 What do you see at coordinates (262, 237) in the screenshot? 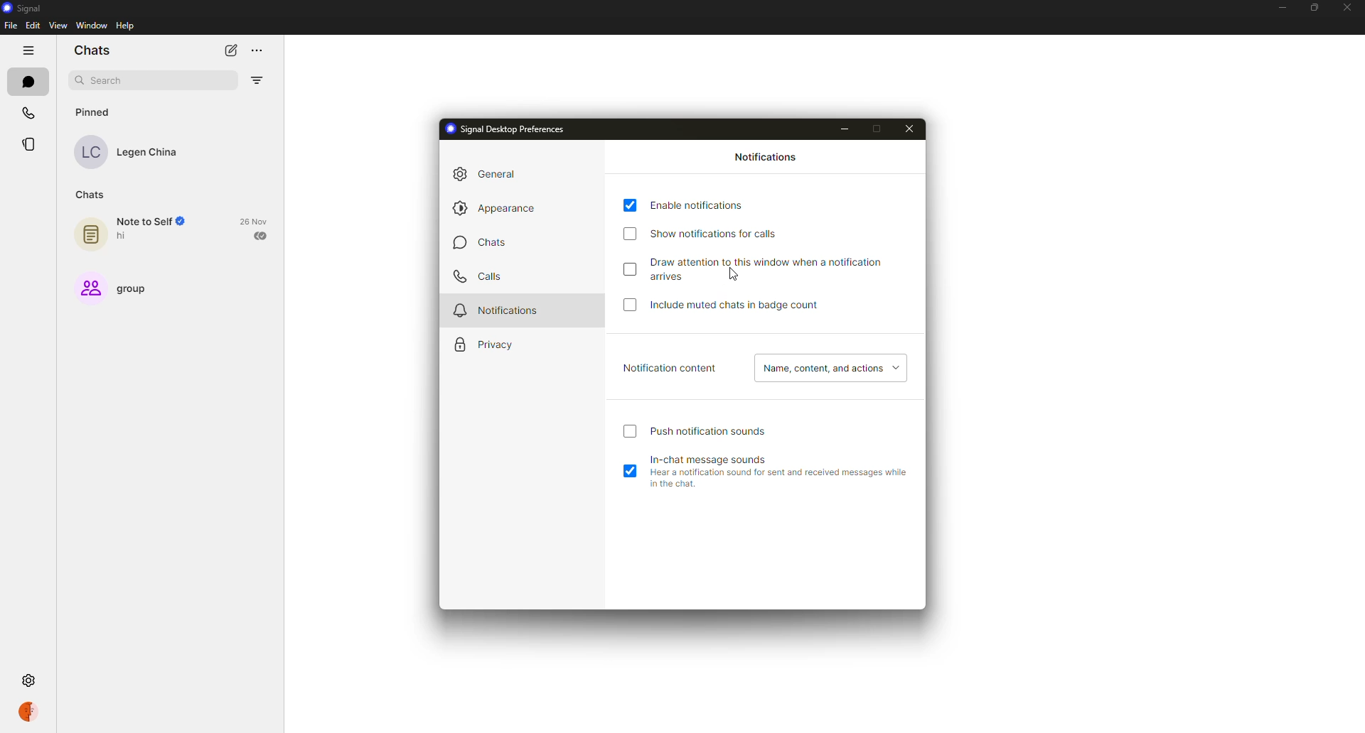
I see `sent` at bounding box center [262, 237].